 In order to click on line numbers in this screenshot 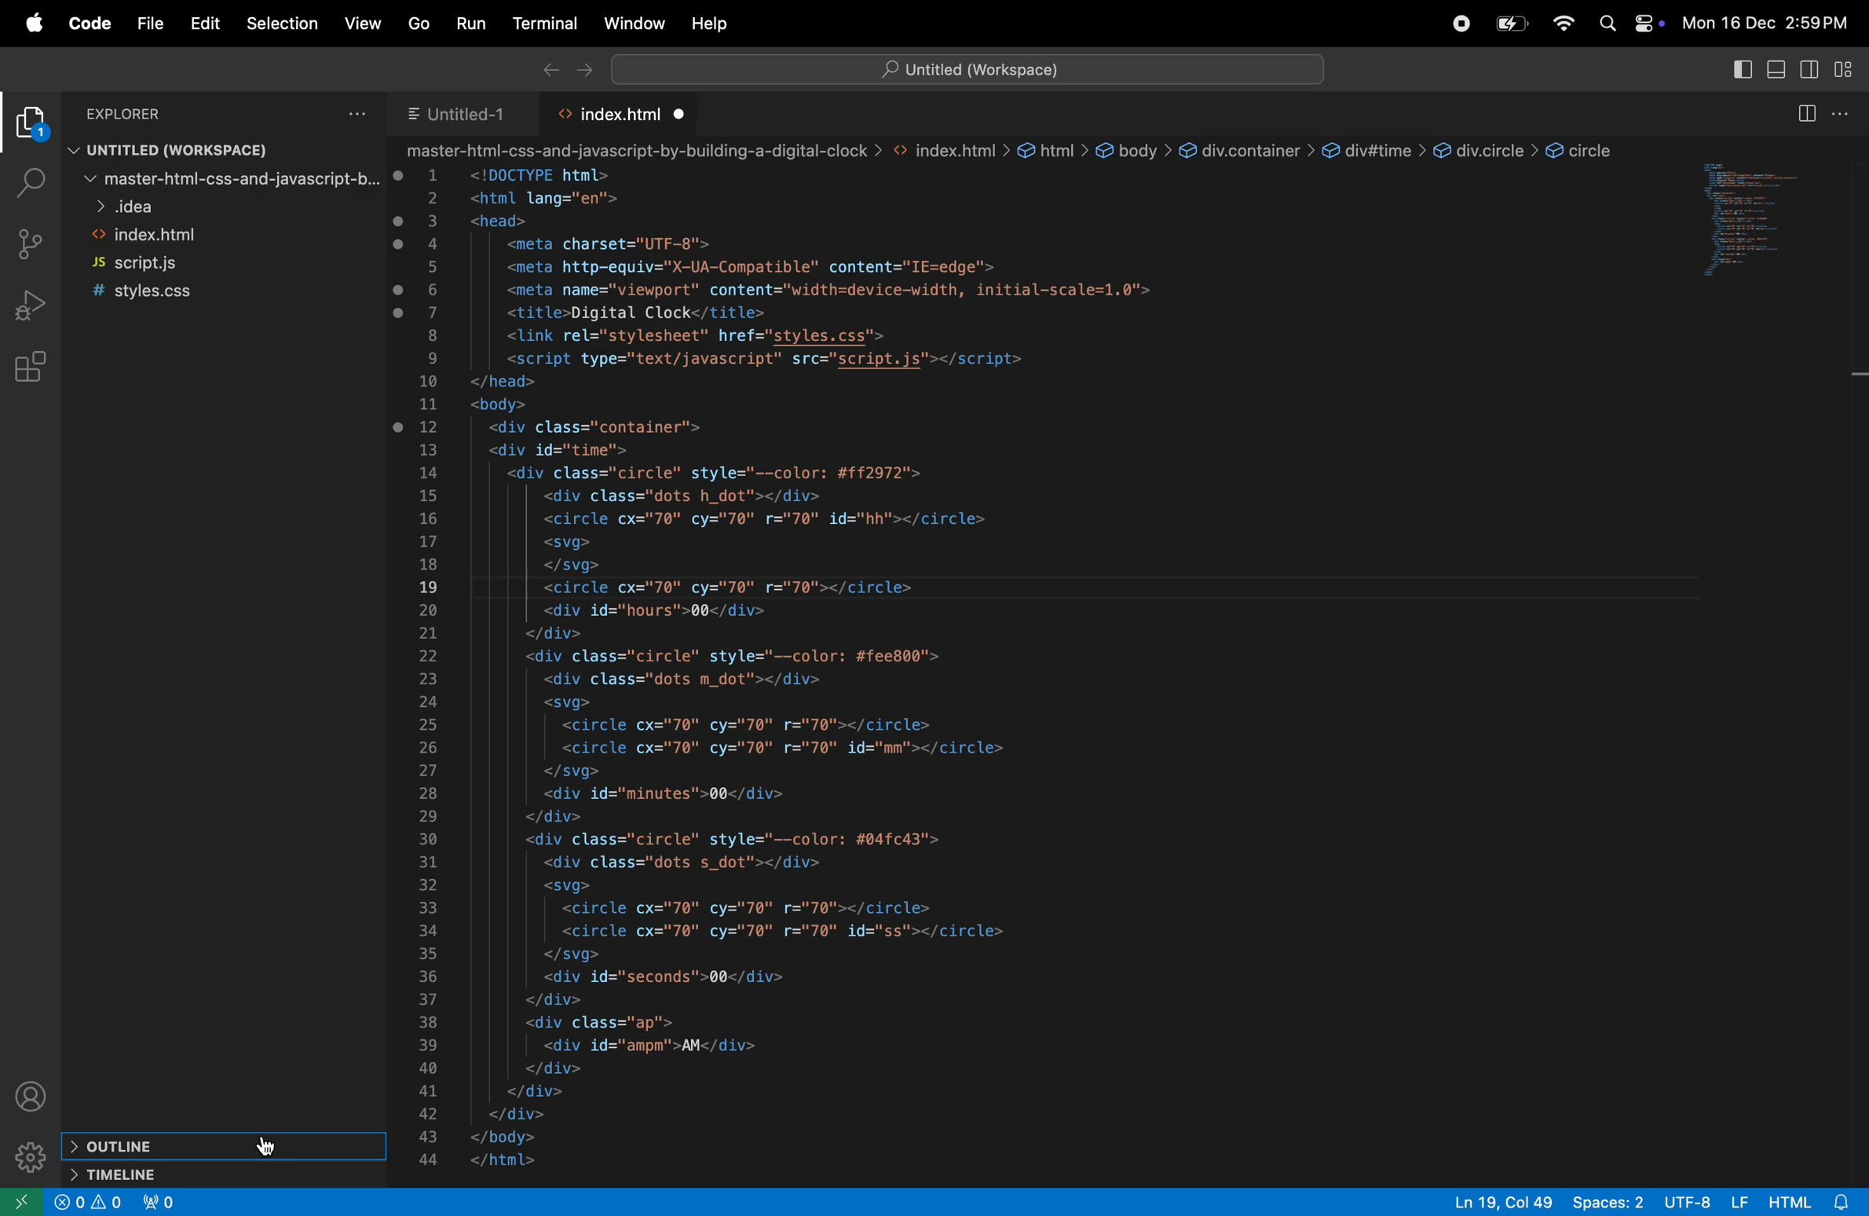, I will do `click(431, 672)`.